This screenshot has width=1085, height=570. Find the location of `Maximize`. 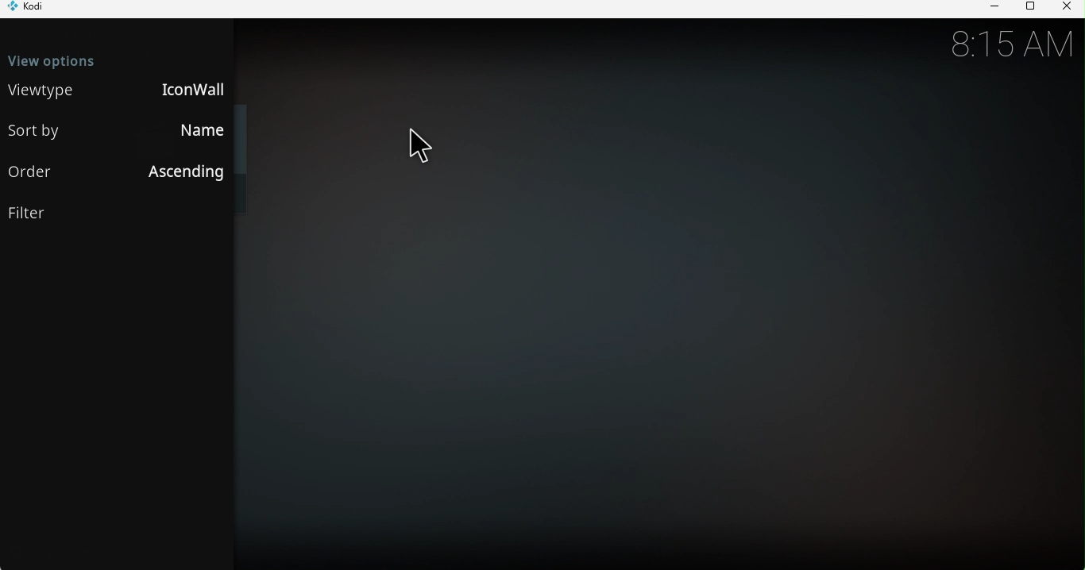

Maximize is located at coordinates (1028, 9).